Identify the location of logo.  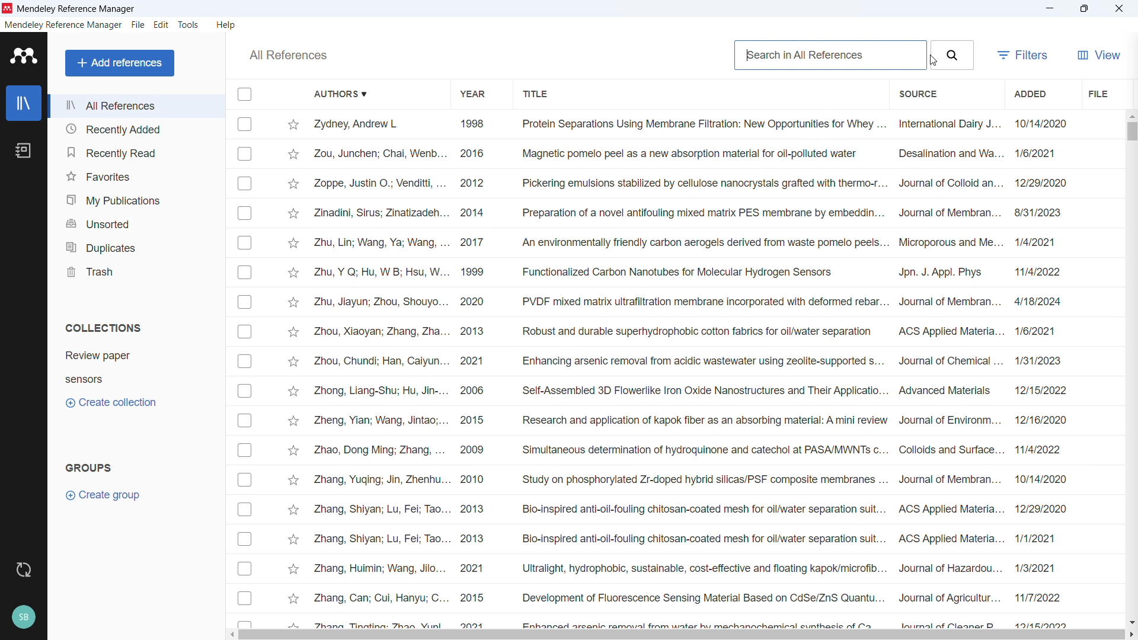
(24, 55).